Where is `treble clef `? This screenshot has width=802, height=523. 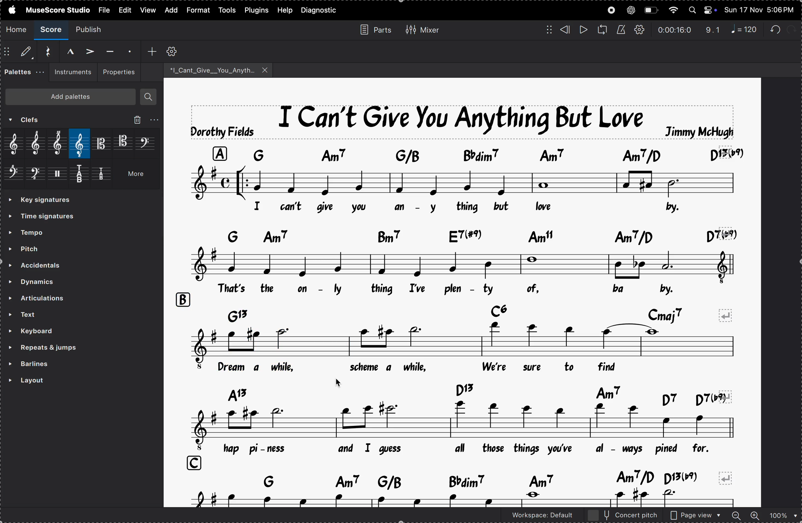 treble clef  is located at coordinates (16, 145).